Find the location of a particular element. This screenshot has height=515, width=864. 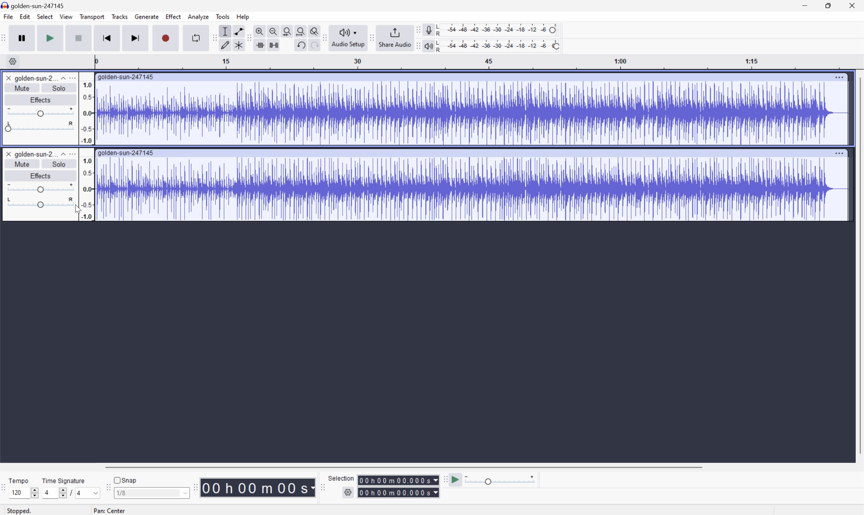

Pause is located at coordinates (24, 39).